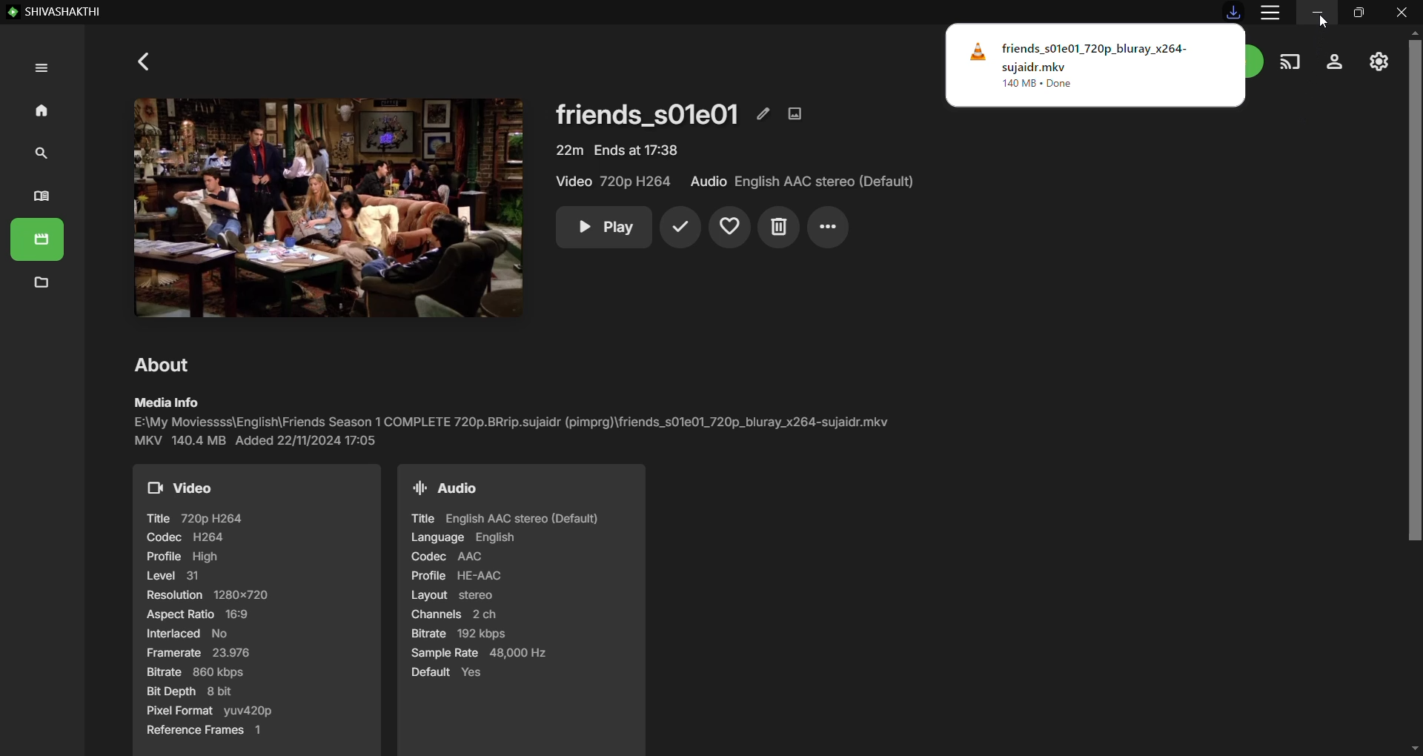 The width and height of the screenshot is (1423, 756). Describe the element at coordinates (1270, 12) in the screenshot. I see `` at that location.